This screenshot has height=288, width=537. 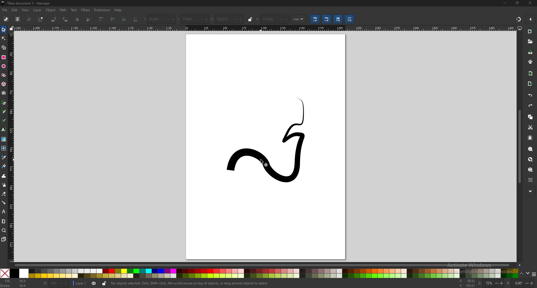 I want to click on raise selection to top, so click(x=102, y=19).